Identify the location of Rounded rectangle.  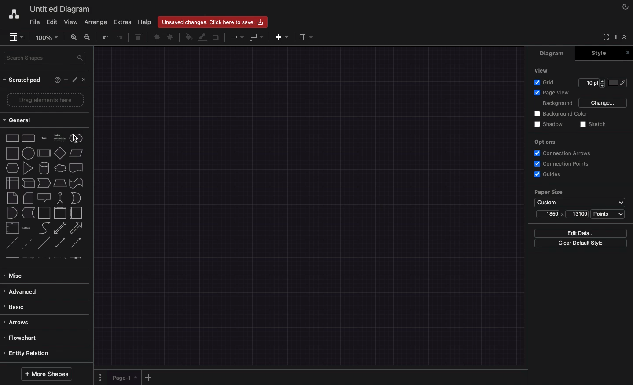
(29, 138).